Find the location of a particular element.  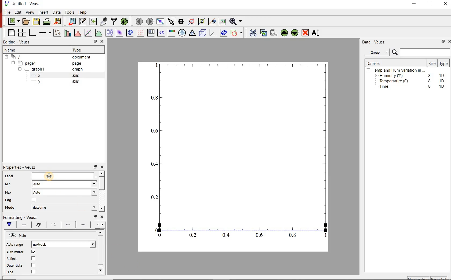

minor ticks is located at coordinates (83, 225).